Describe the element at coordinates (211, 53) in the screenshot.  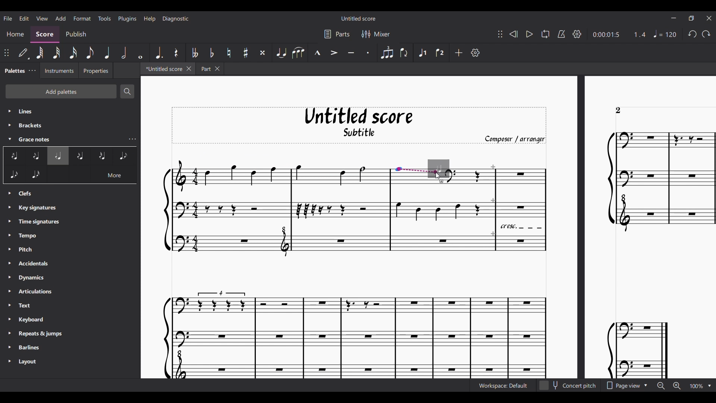
I see `Toggle flat` at that location.